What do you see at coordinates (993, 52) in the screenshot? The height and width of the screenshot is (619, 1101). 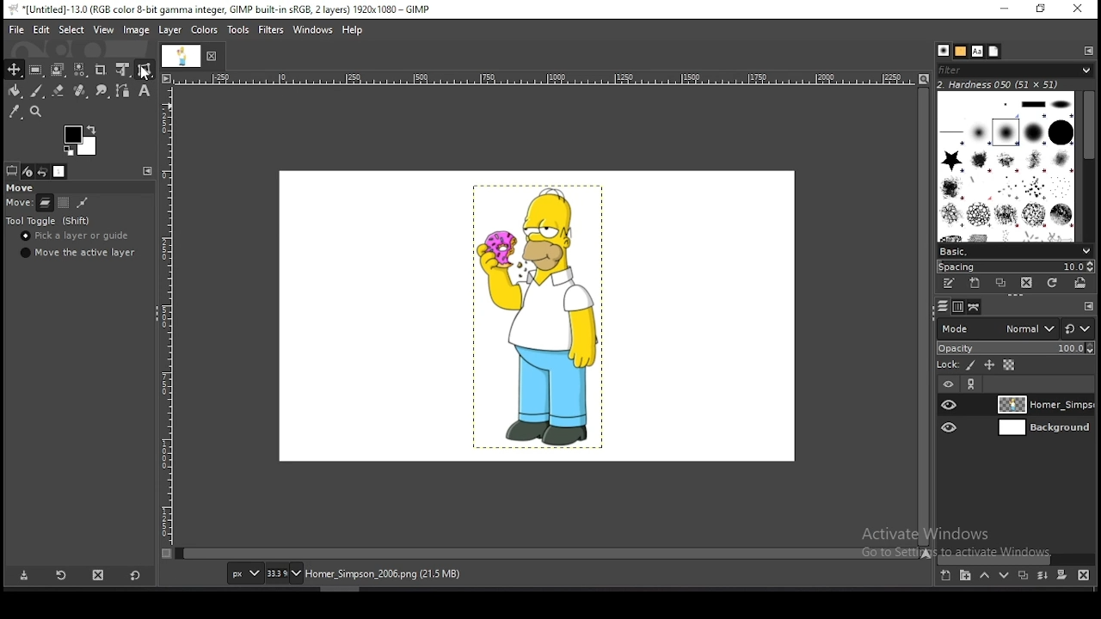 I see `document history` at bounding box center [993, 52].